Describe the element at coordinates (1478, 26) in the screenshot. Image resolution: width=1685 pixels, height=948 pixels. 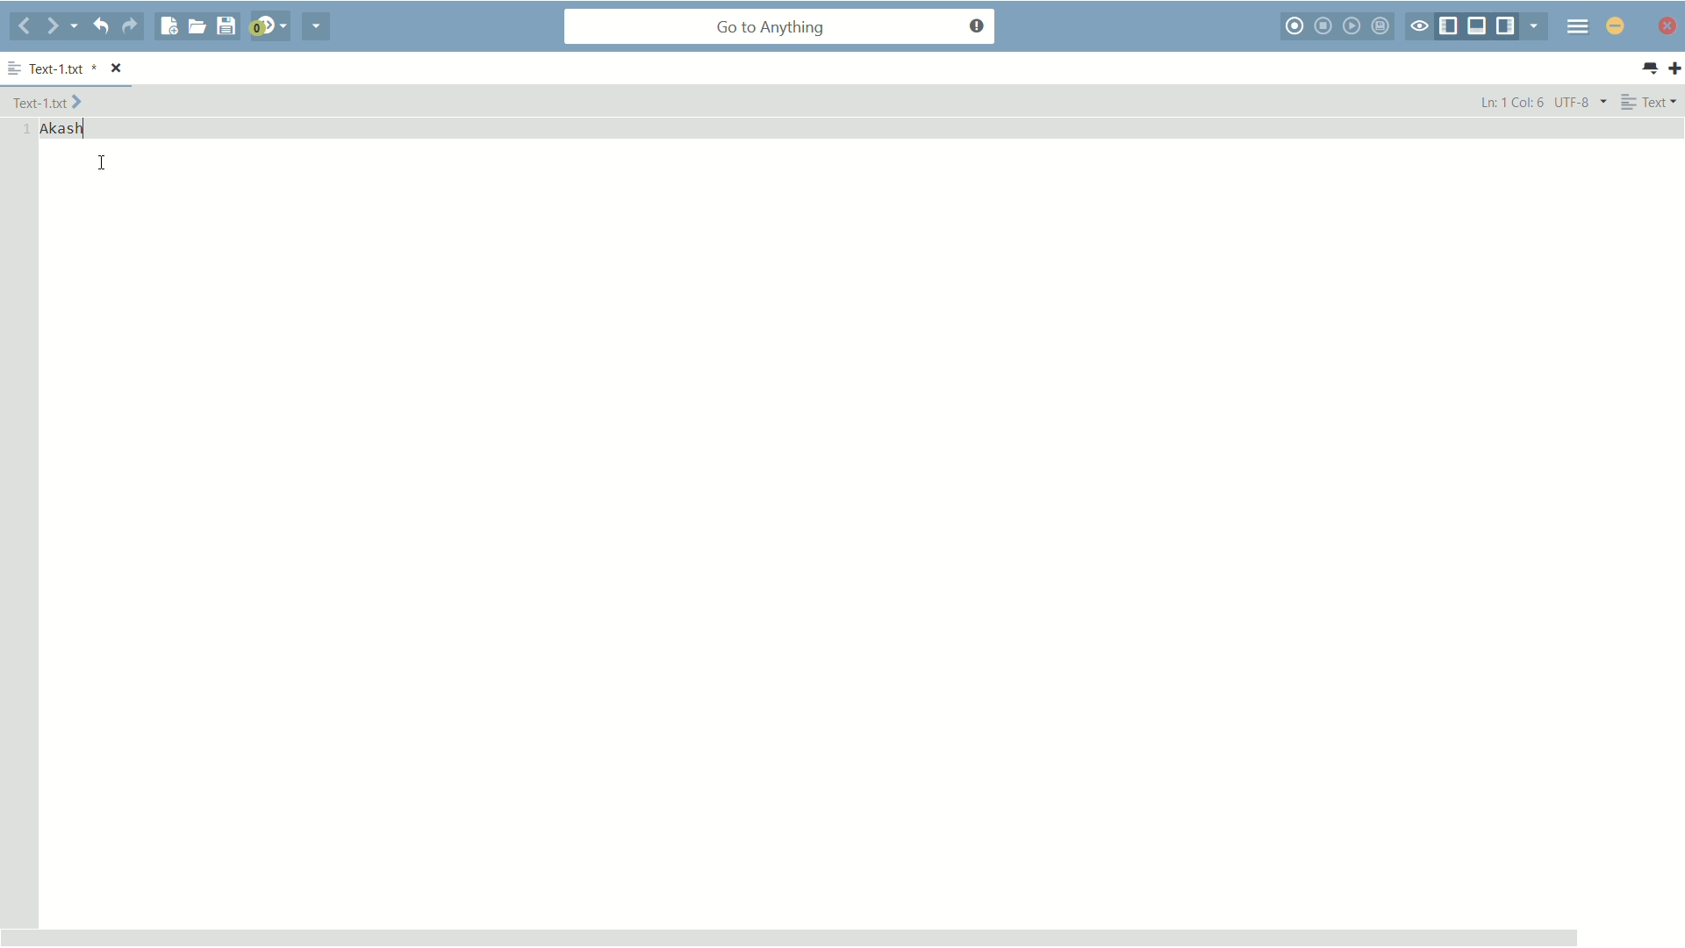
I see `show/hide bottom panel` at that location.